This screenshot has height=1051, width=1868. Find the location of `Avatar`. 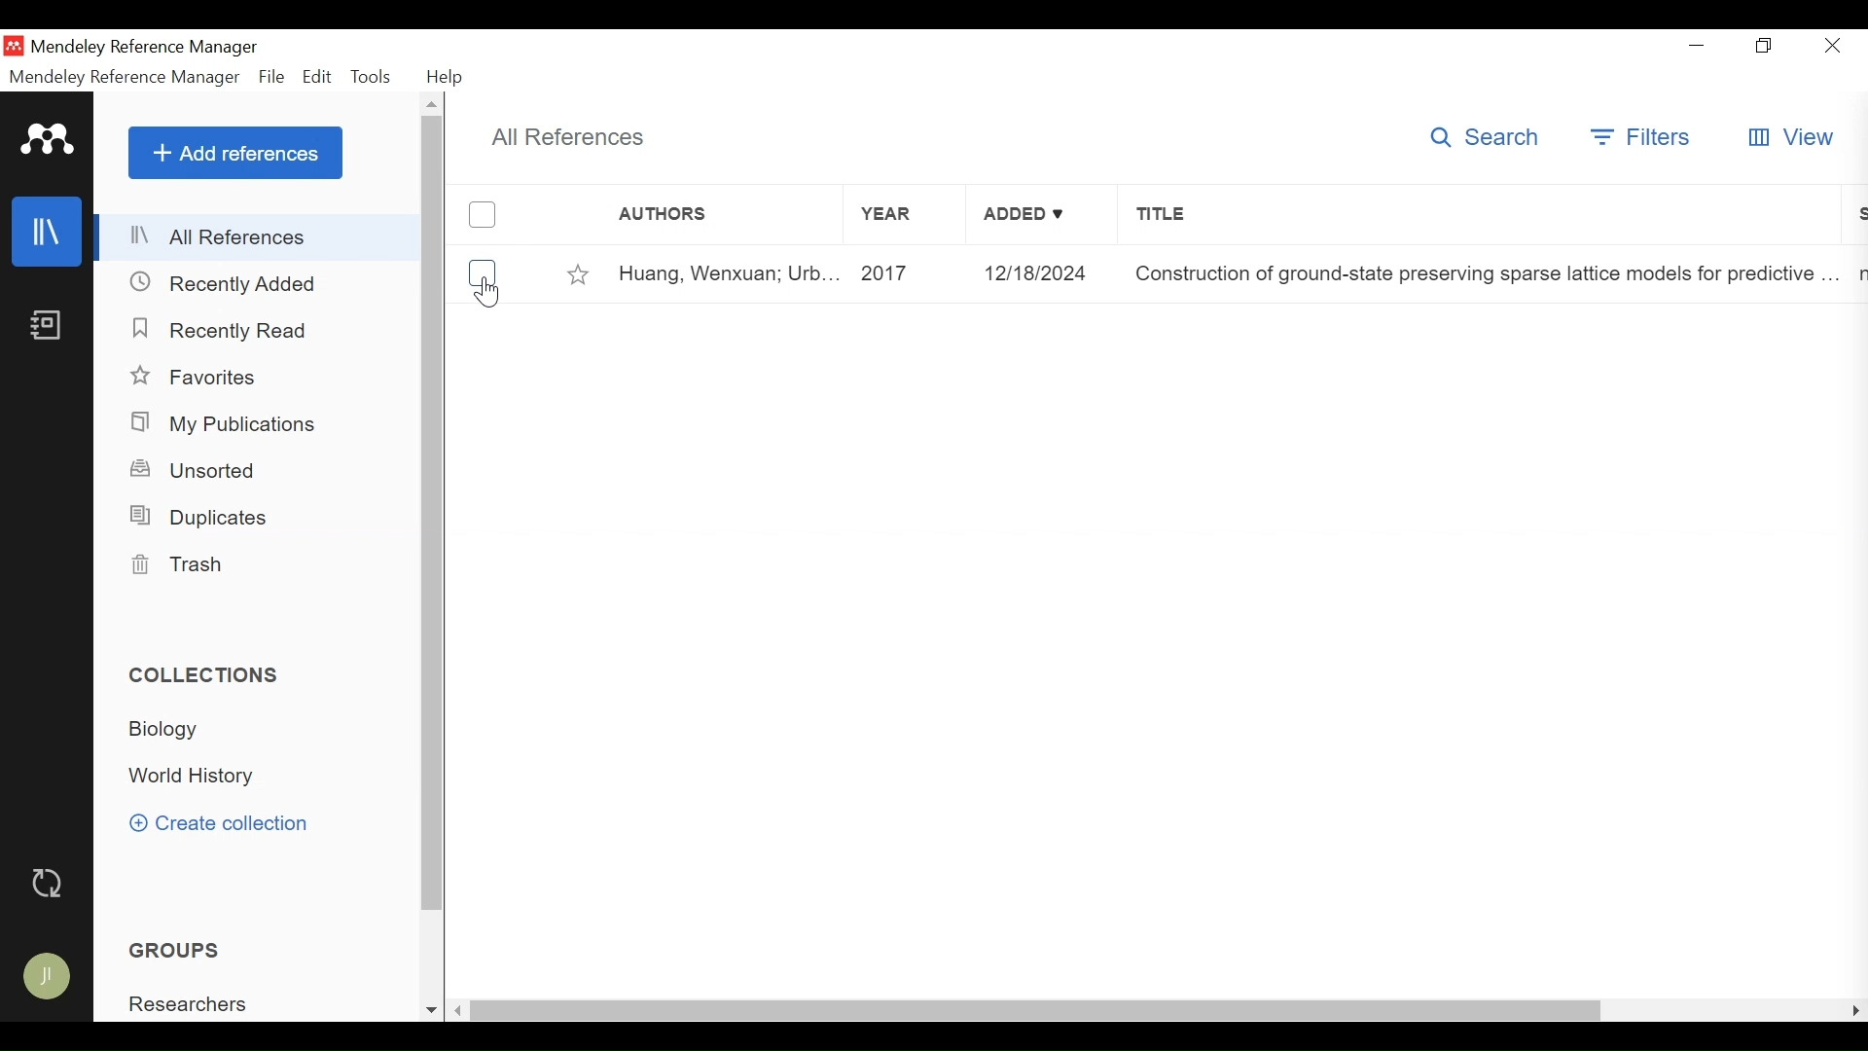

Avatar is located at coordinates (50, 975).